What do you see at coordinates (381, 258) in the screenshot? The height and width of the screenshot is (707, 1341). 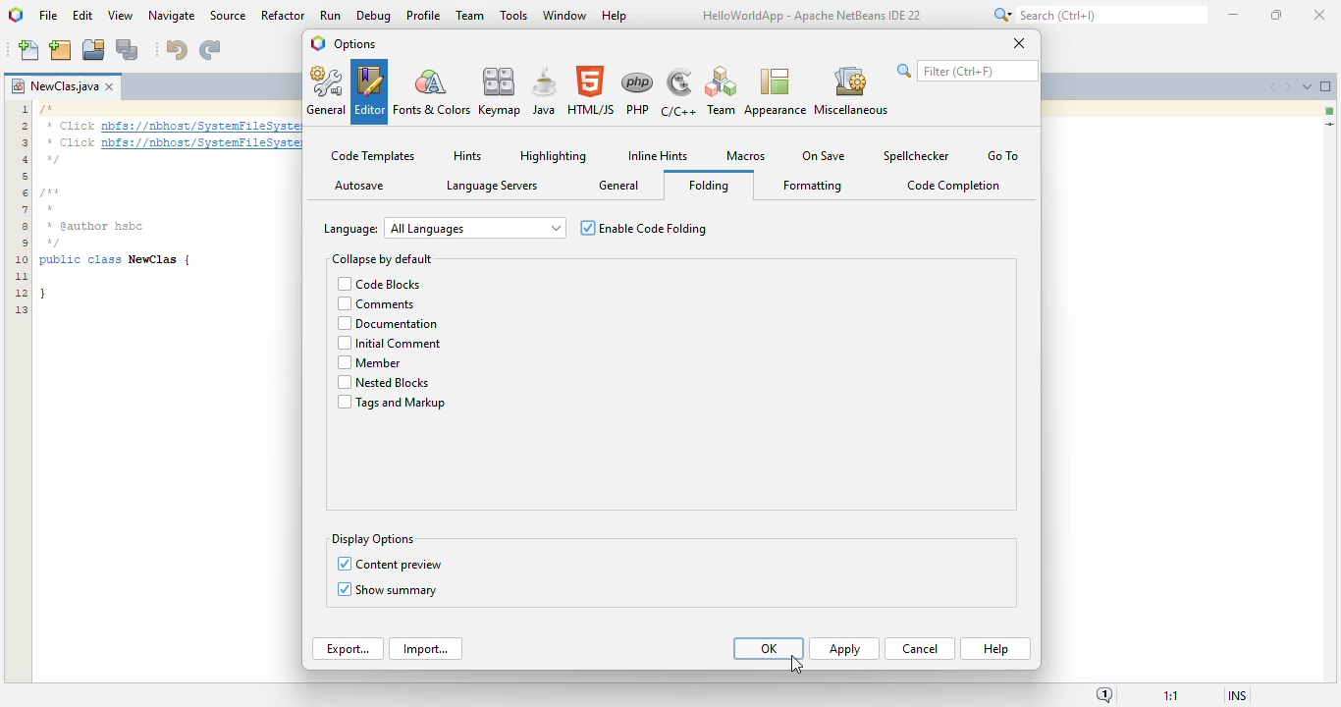 I see `collapse by default` at bounding box center [381, 258].